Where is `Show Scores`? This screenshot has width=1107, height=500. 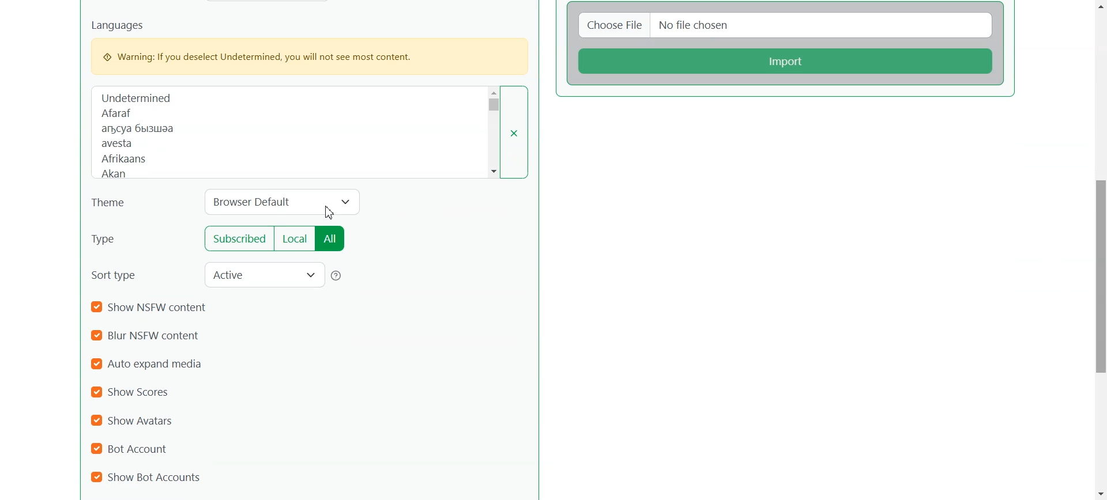
Show Scores is located at coordinates (136, 392).